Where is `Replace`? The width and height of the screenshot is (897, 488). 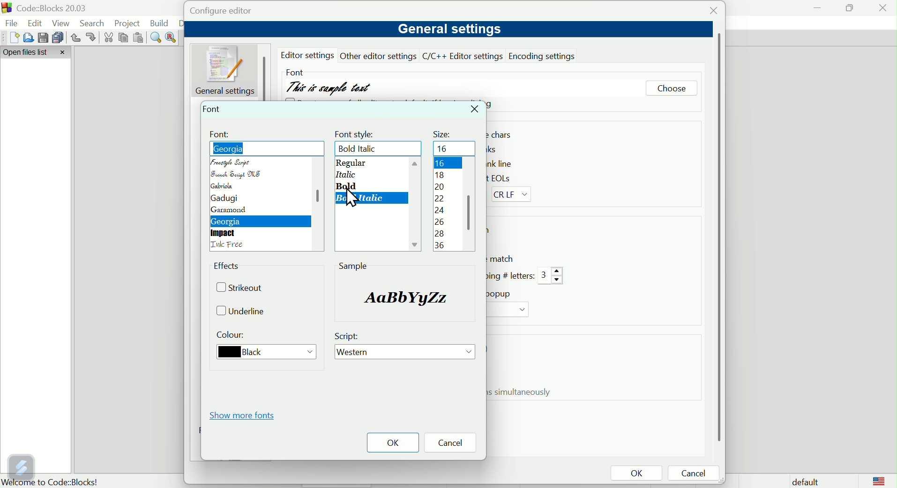 Replace is located at coordinates (172, 37).